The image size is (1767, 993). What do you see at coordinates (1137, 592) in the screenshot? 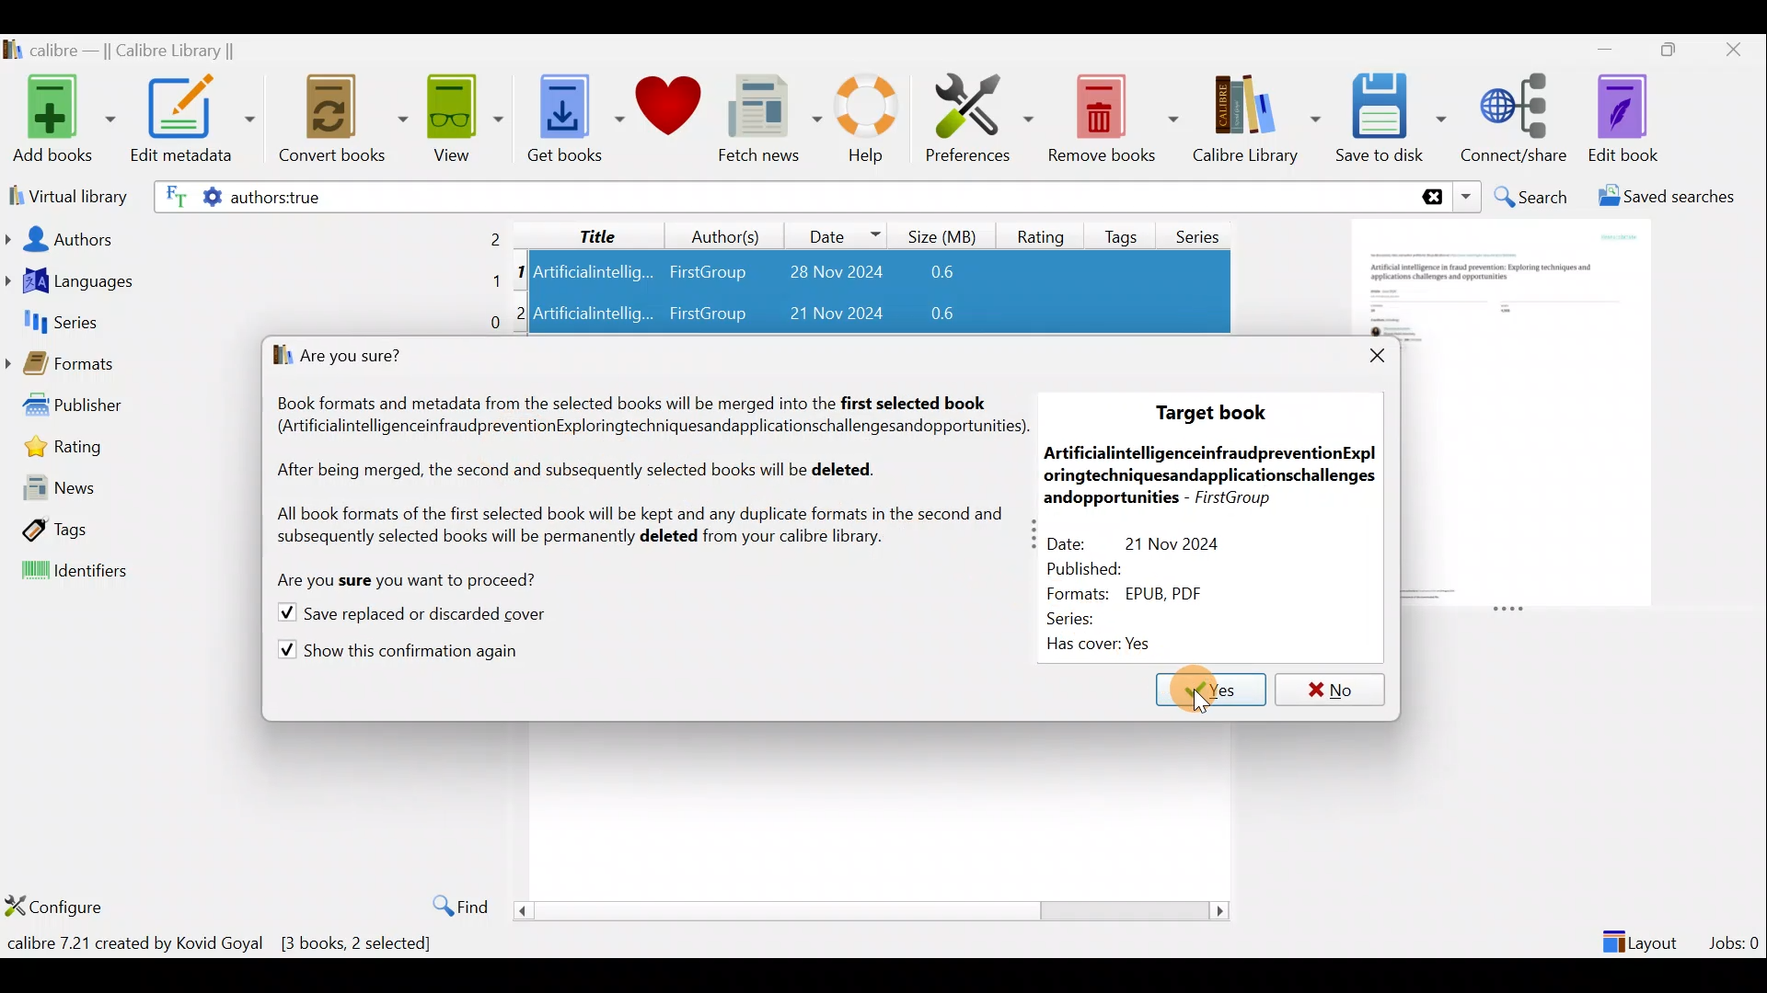
I see `Formats: EPUB, PDF` at bounding box center [1137, 592].